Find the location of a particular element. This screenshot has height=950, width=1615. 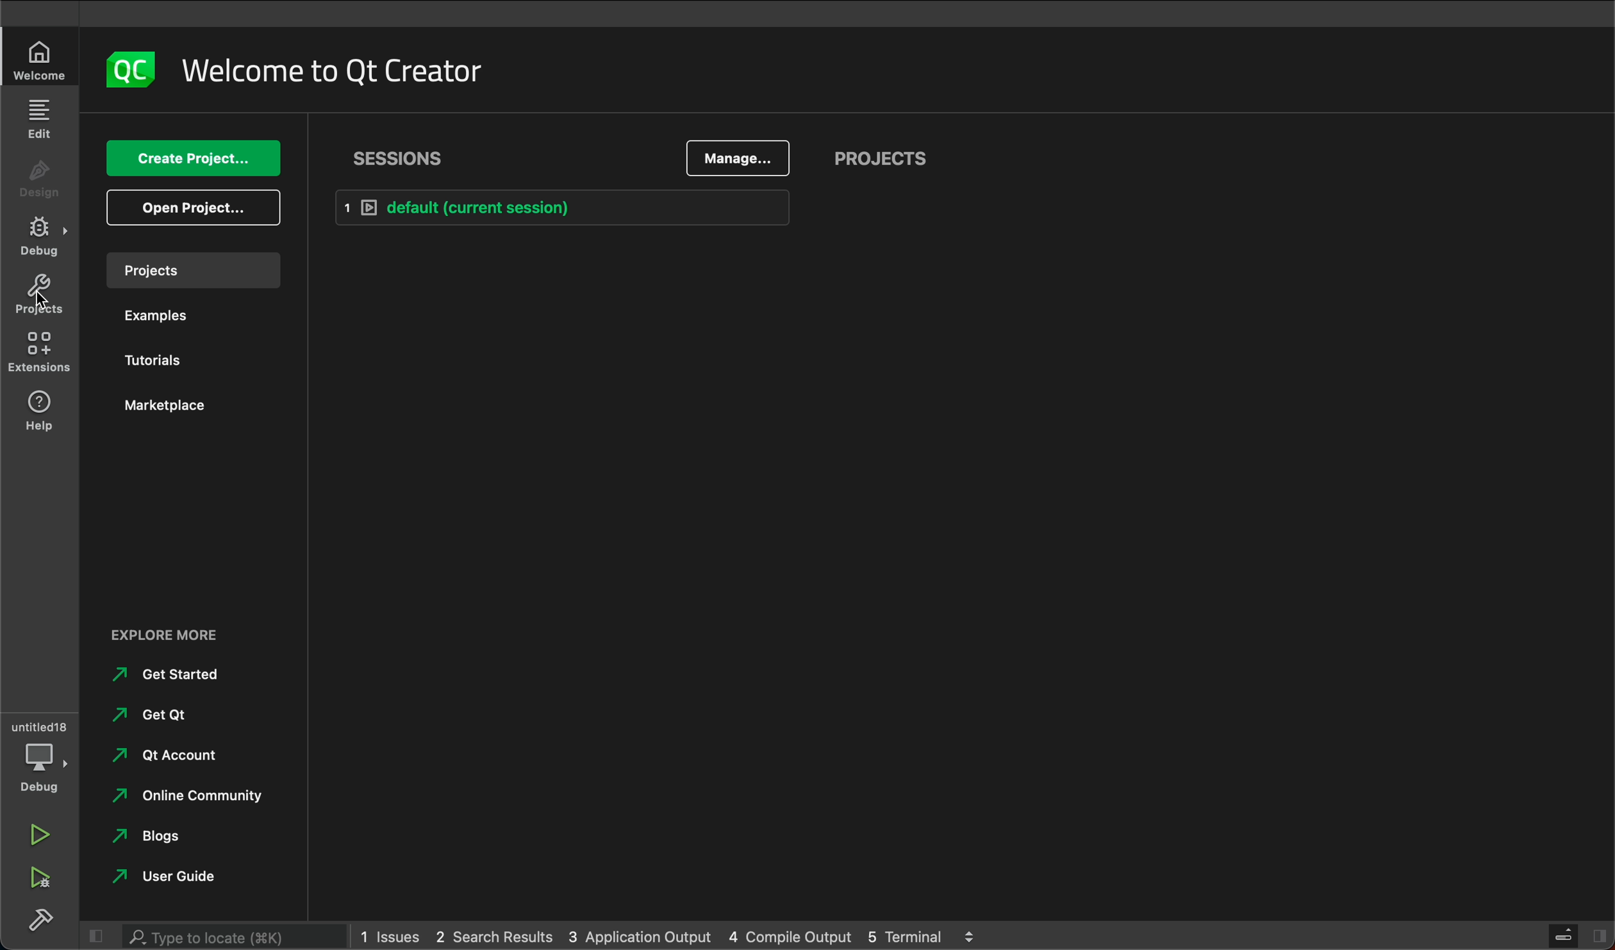

examples is located at coordinates (155, 316).